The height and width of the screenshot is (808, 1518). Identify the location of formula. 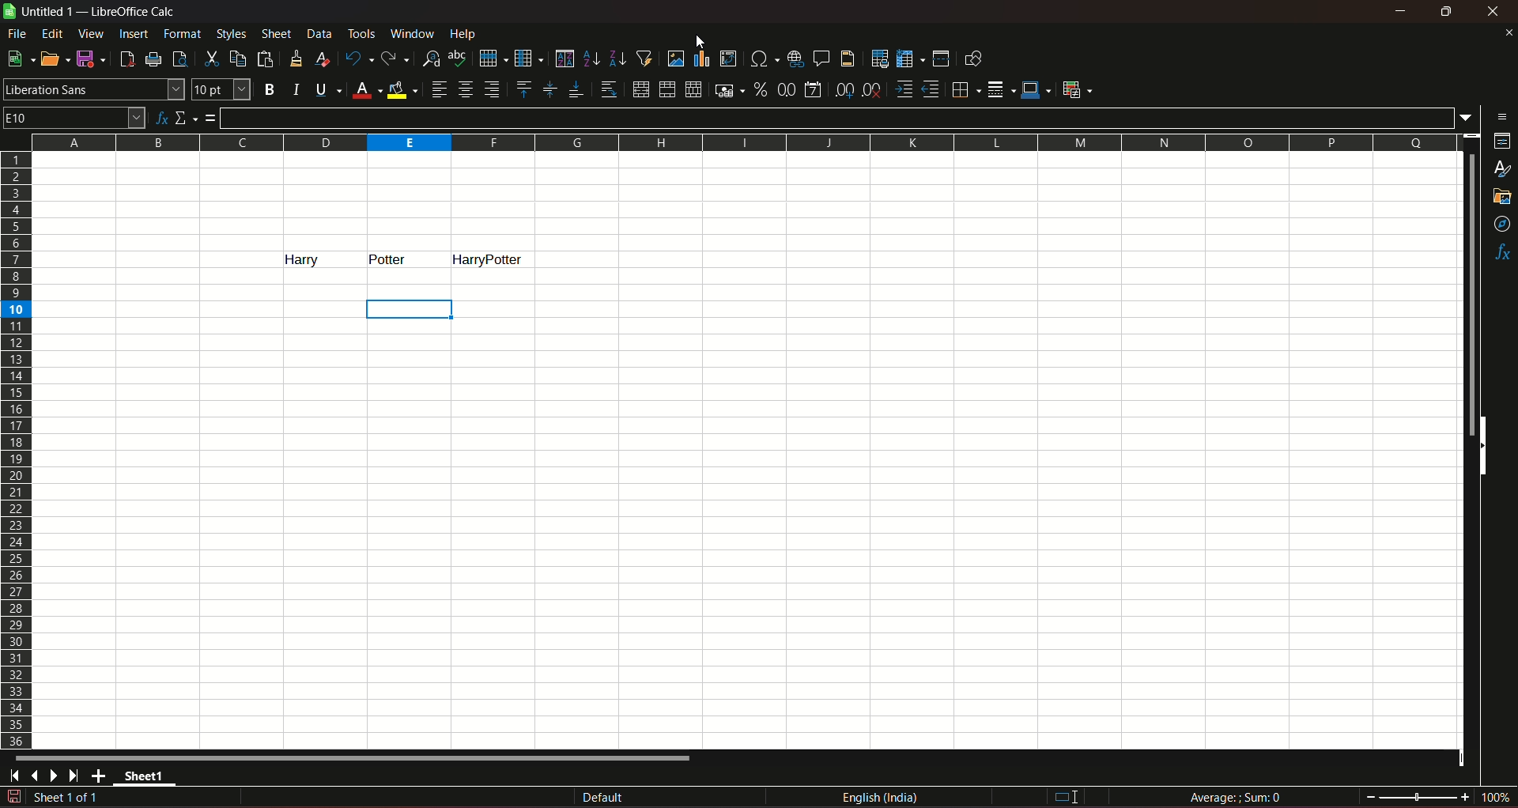
(1238, 797).